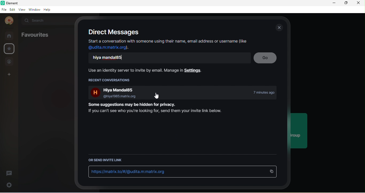  Describe the element at coordinates (10, 48) in the screenshot. I see `favourite` at that location.